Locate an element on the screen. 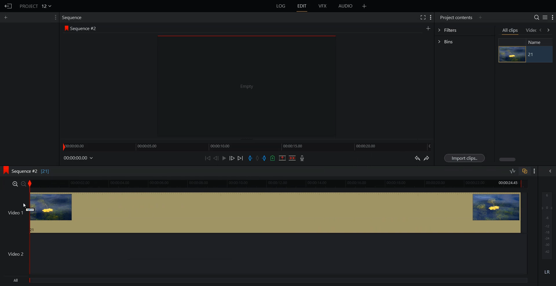  Zoom In and Out is located at coordinates (19, 184).